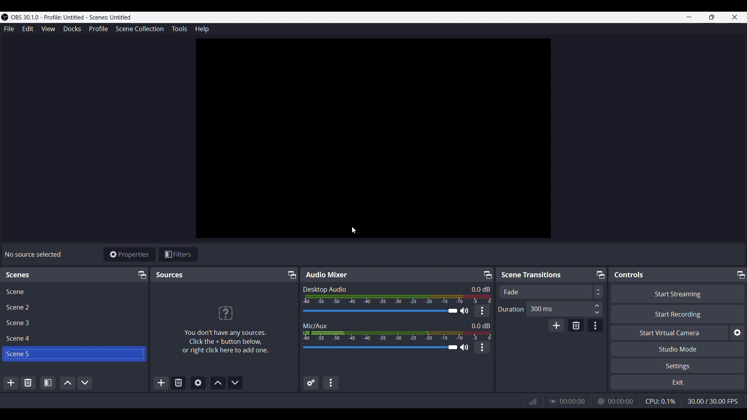 The height and width of the screenshot is (420, 747). Describe the element at coordinates (130, 254) in the screenshot. I see `Properties` at that location.